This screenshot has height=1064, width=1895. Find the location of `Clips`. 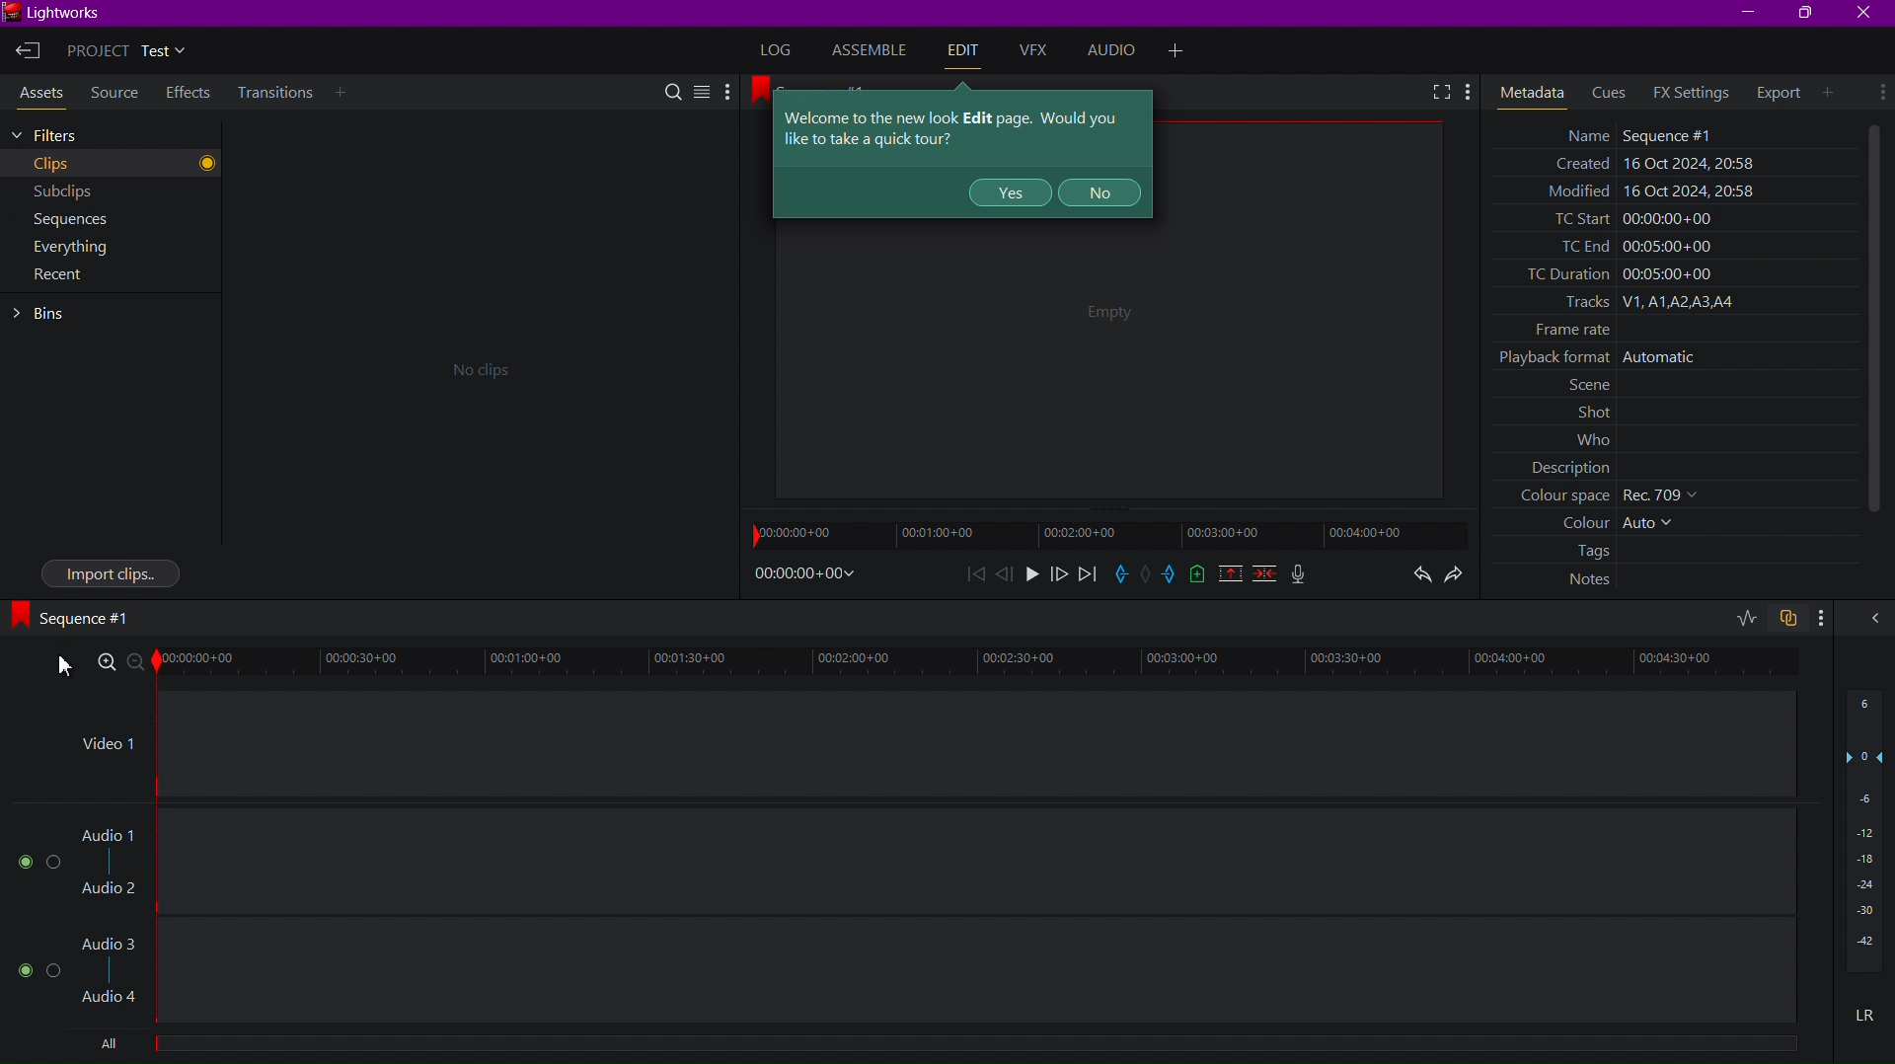

Clips is located at coordinates (46, 166).